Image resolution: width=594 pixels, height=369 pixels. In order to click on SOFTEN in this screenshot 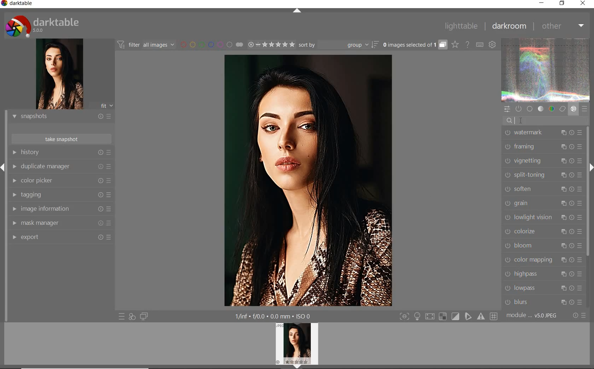, I will do `click(542, 189)`.